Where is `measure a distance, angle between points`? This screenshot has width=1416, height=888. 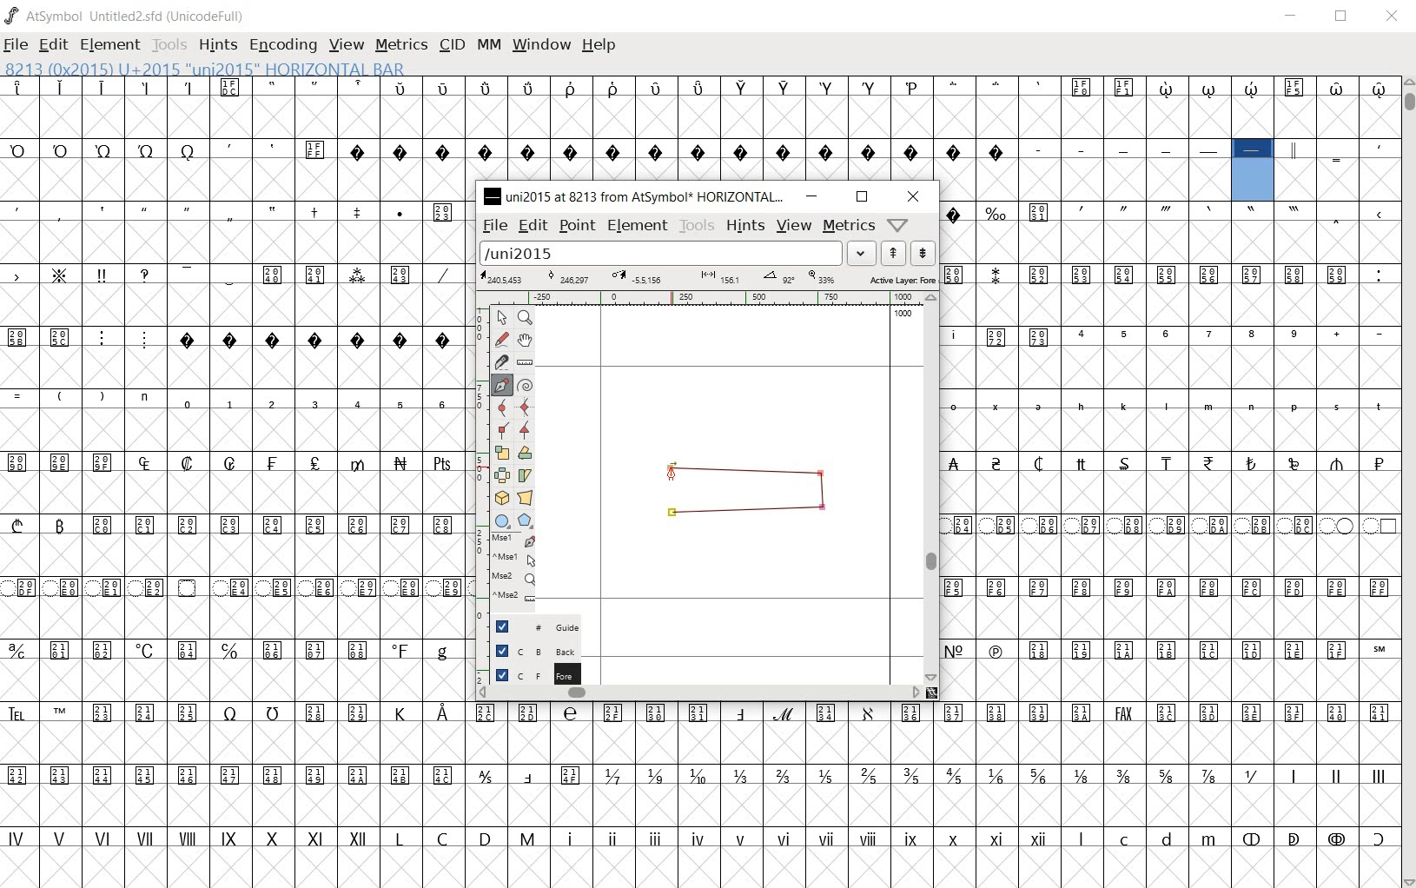 measure a distance, angle between points is located at coordinates (526, 362).